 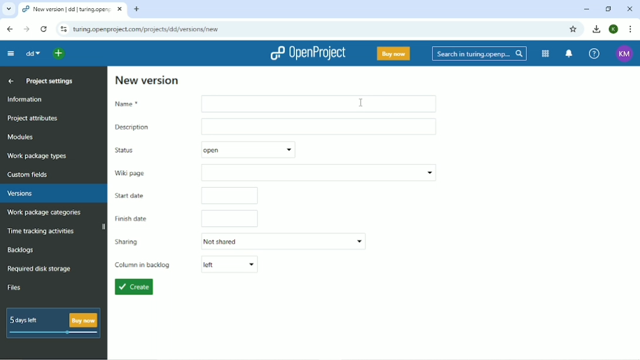 What do you see at coordinates (31, 175) in the screenshot?
I see `Custom fields` at bounding box center [31, 175].